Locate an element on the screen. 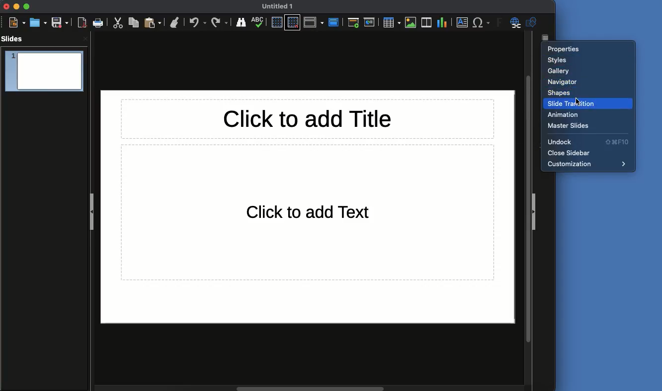 This screenshot has height=391, width=662. Snap to grid is located at coordinates (293, 22).